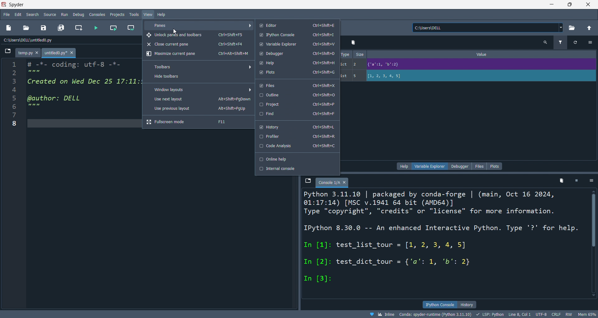 This screenshot has height=318, width=598. I want to click on tab - Console 1/A, so click(332, 182).